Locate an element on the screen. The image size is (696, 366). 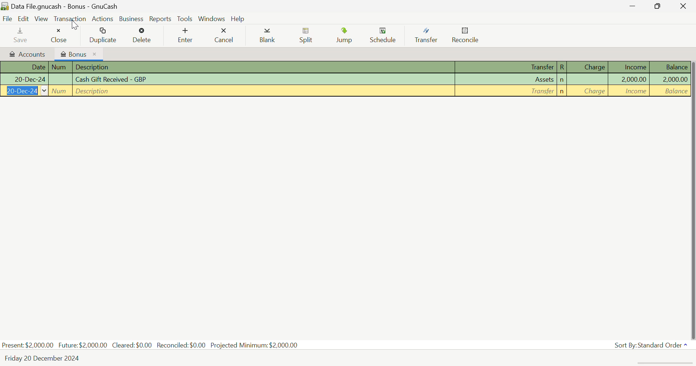
Cleared is located at coordinates (134, 345).